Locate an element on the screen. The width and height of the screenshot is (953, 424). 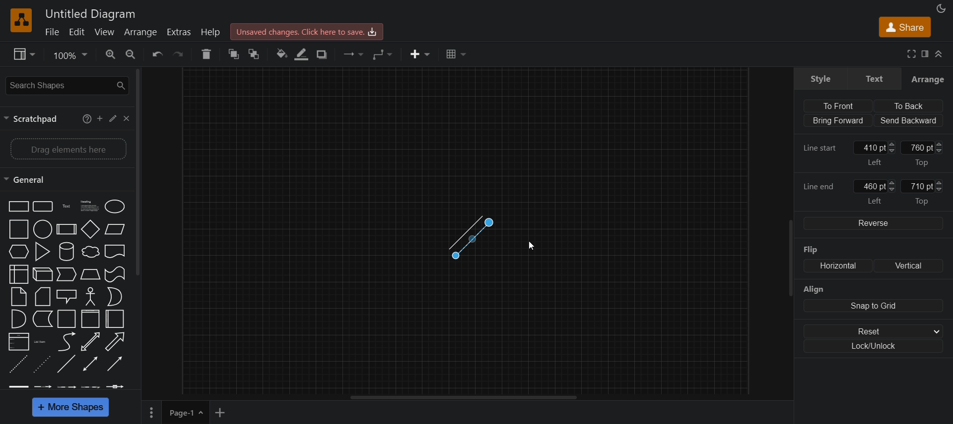
Hexagon is located at coordinates (17, 253).